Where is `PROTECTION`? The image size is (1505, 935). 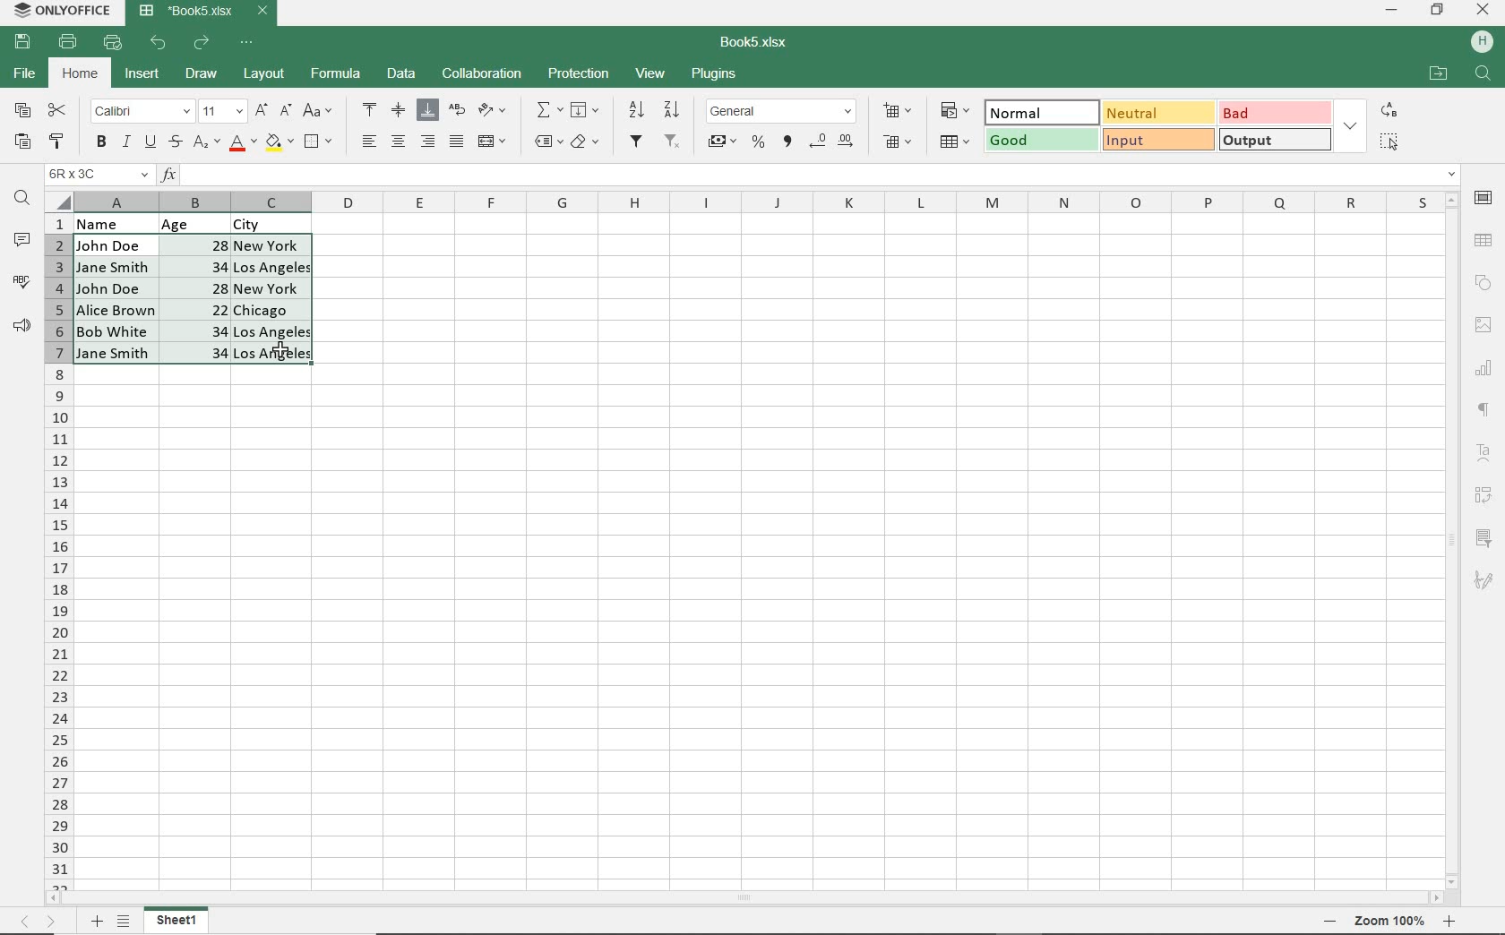 PROTECTION is located at coordinates (579, 73).